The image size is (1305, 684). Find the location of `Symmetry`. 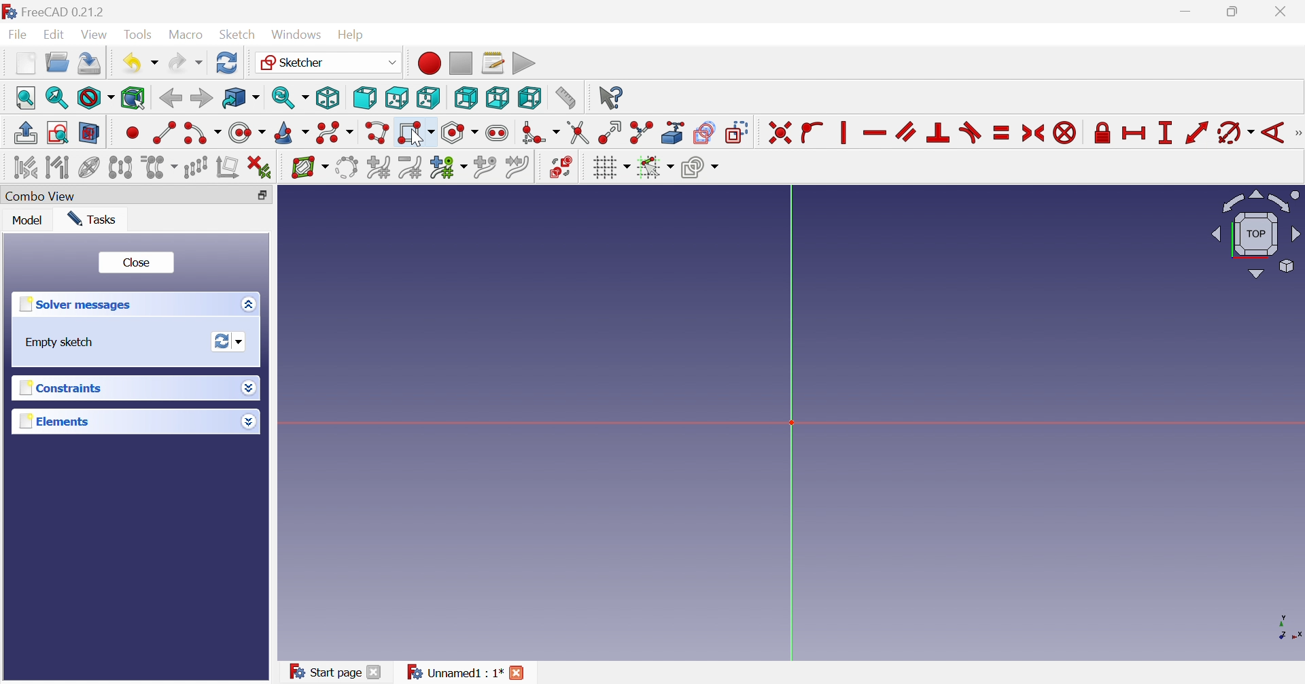

Symmetry is located at coordinates (120, 167).